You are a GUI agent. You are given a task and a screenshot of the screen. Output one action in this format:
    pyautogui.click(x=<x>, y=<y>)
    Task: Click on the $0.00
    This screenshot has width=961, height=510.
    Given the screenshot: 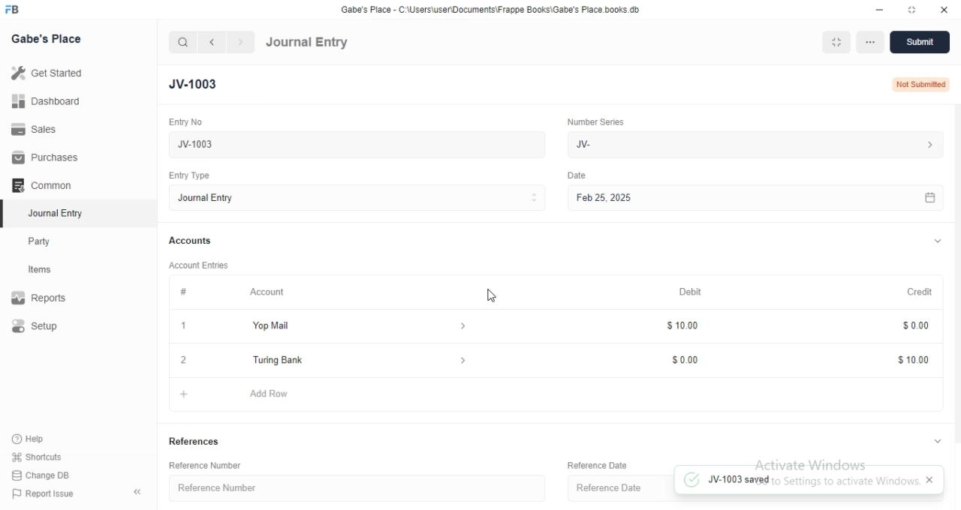 What is the action you would take?
    pyautogui.click(x=908, y=325)
    